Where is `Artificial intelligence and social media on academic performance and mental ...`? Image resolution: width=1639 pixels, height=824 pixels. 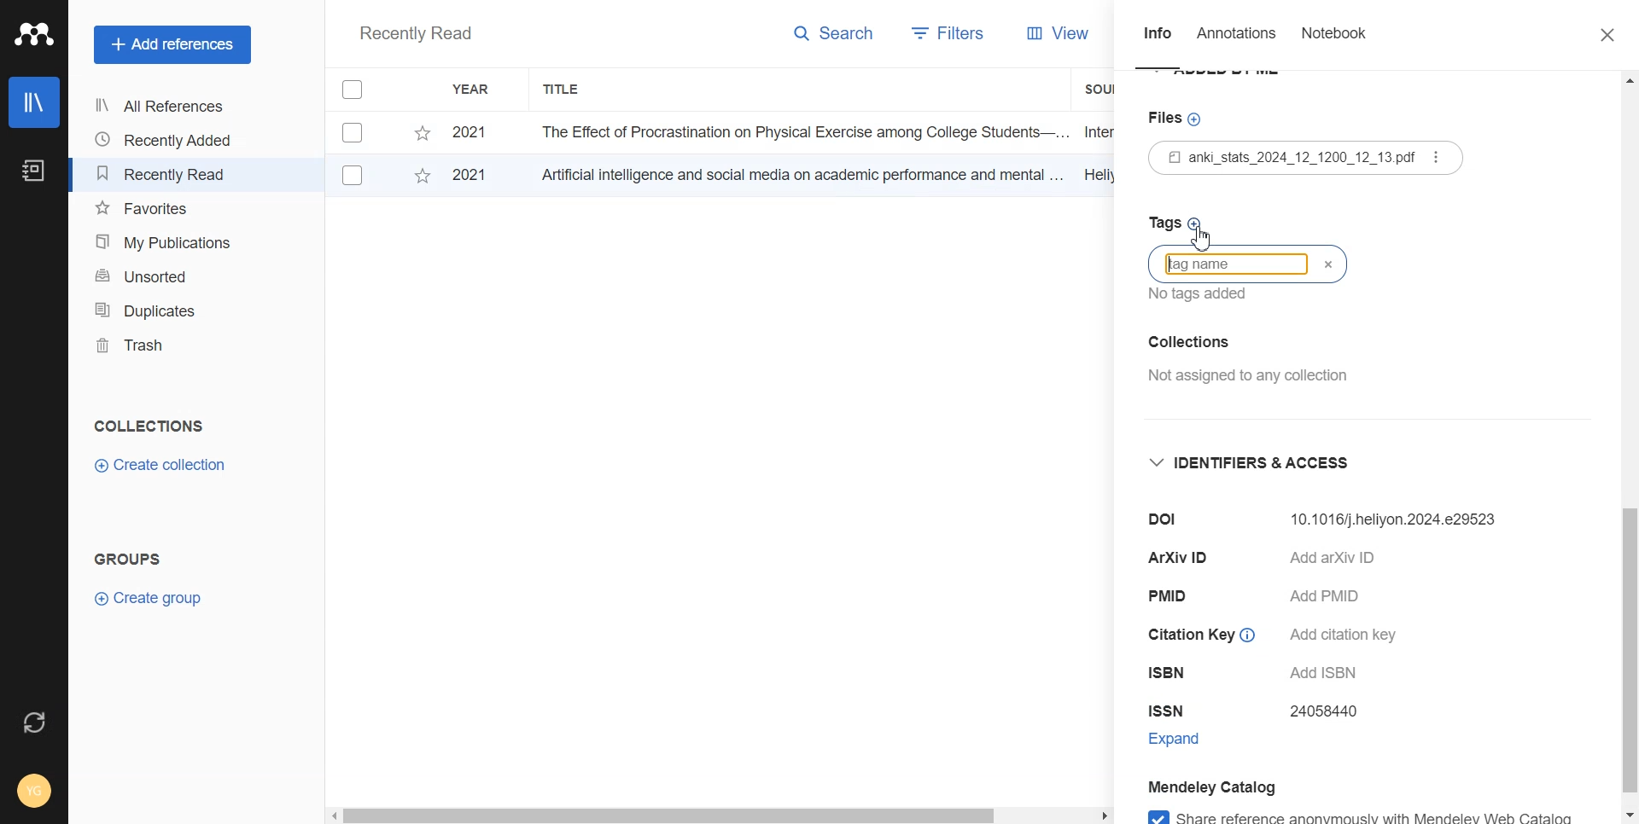
Artificial intelligence and social media on academic performance and mental ... is located at coordinates (799, 174).